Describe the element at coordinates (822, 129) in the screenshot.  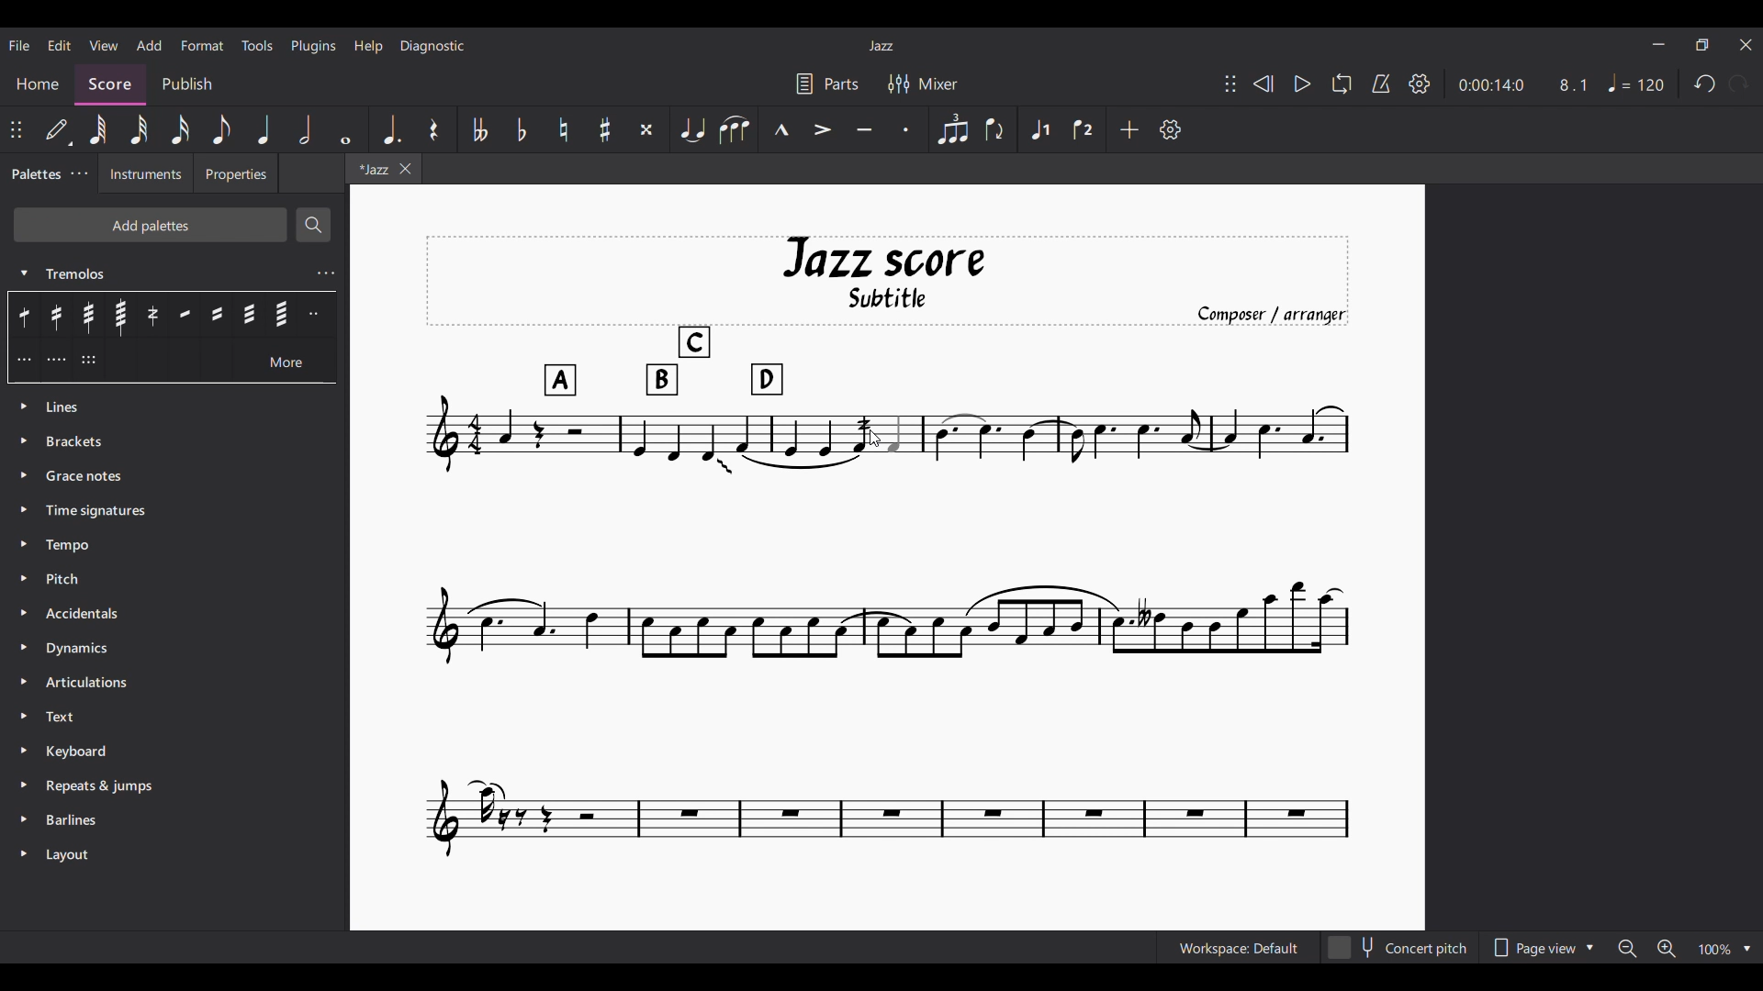
I see `Accent` at that location.